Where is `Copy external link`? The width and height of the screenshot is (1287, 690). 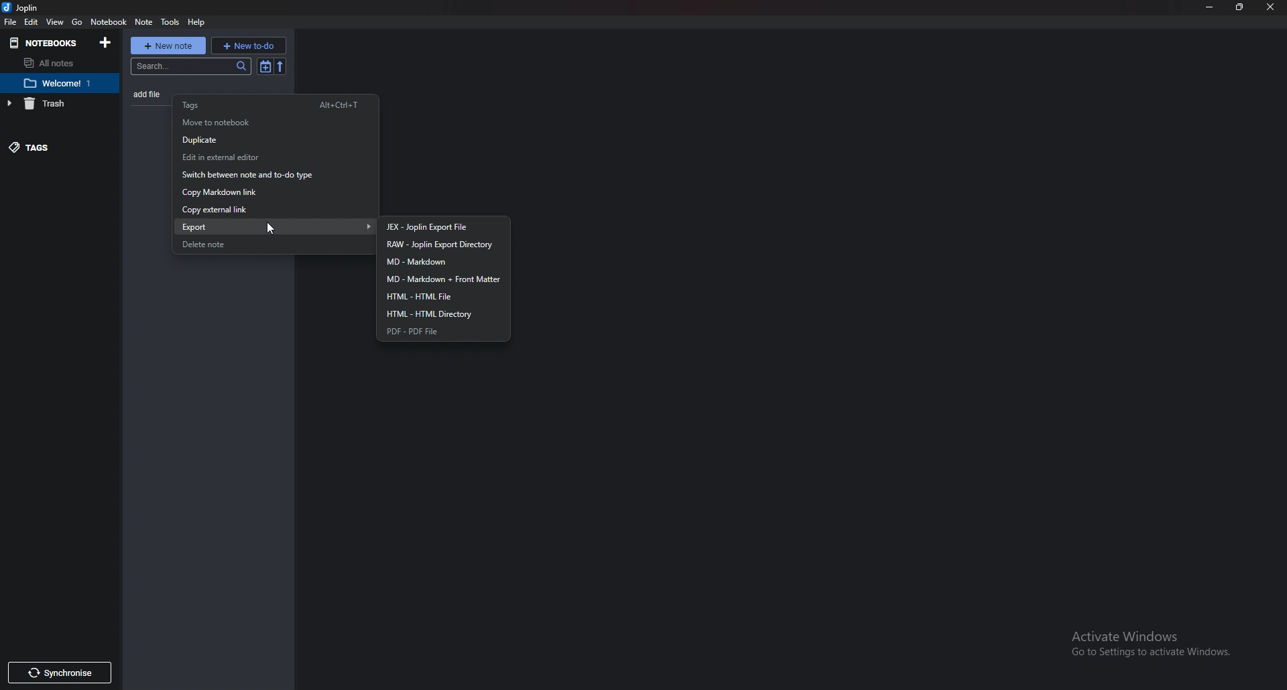
Copy external link is located at coordinates (259, 210).